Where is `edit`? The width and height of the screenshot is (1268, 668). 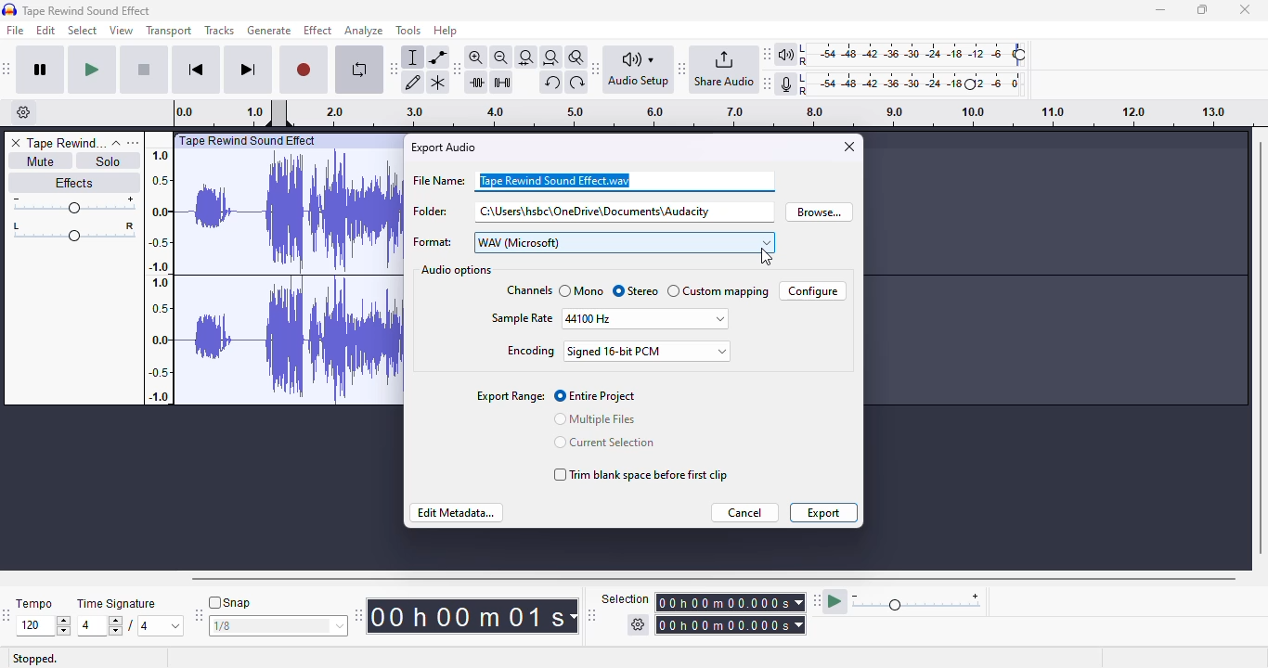 edit is located at coordinates (46, 30).